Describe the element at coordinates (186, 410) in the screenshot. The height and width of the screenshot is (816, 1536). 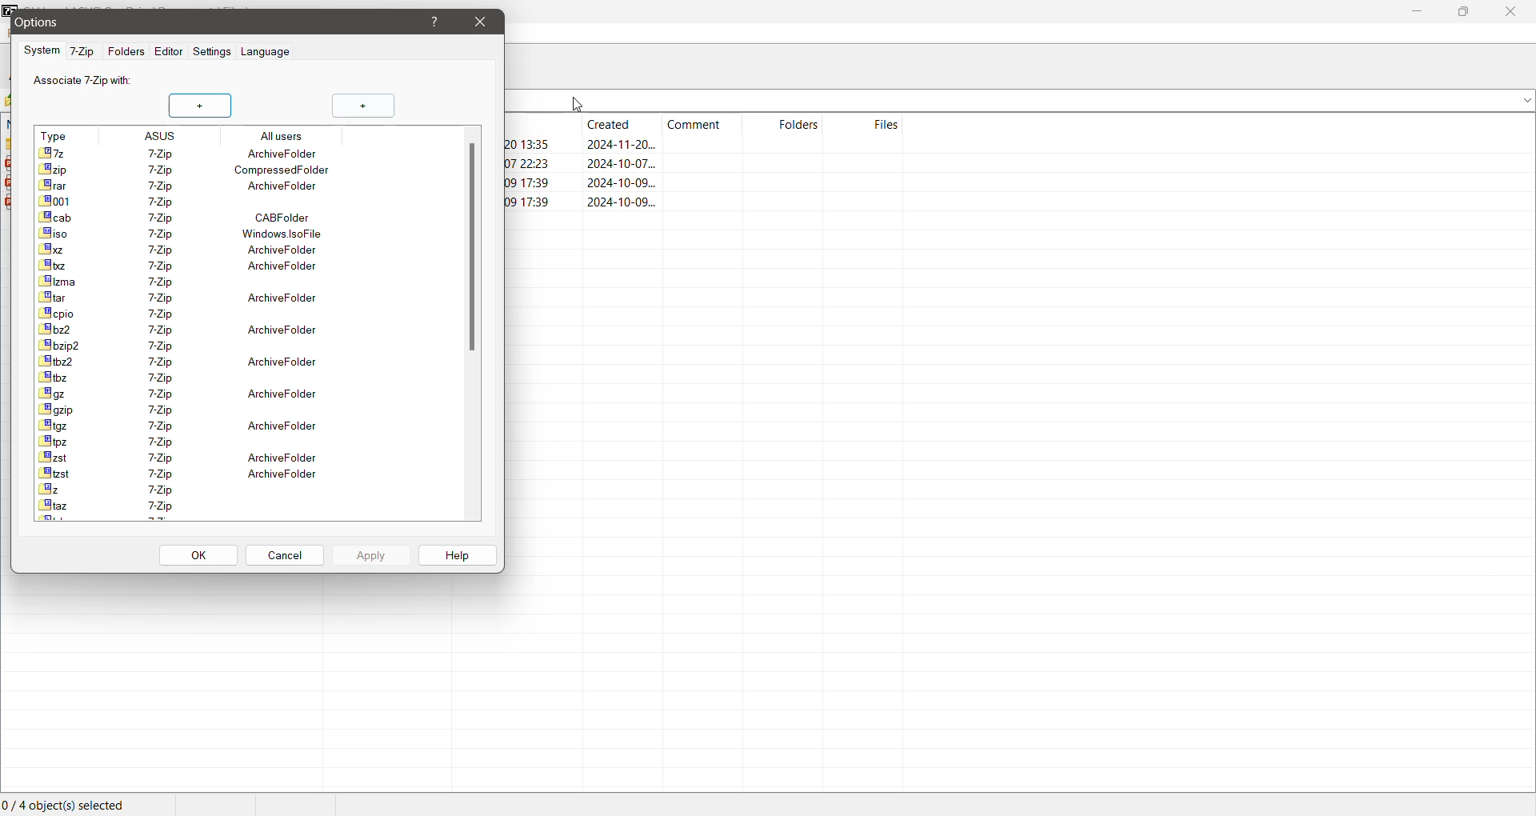
I see `Available system details` at that location.